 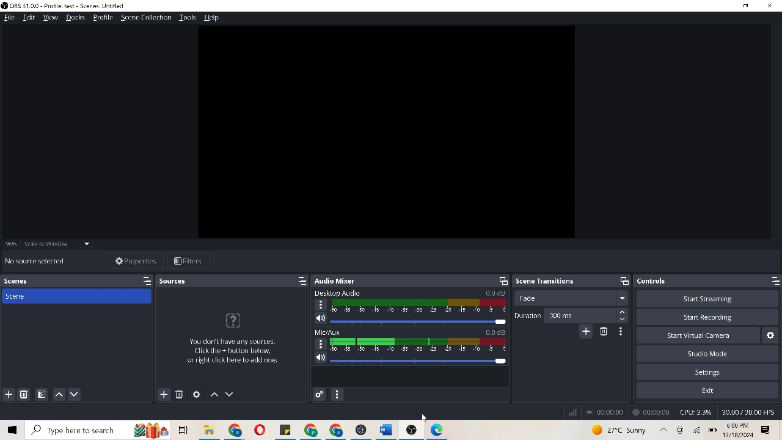 I want to click on transition properties, so click(x=619, y=331).